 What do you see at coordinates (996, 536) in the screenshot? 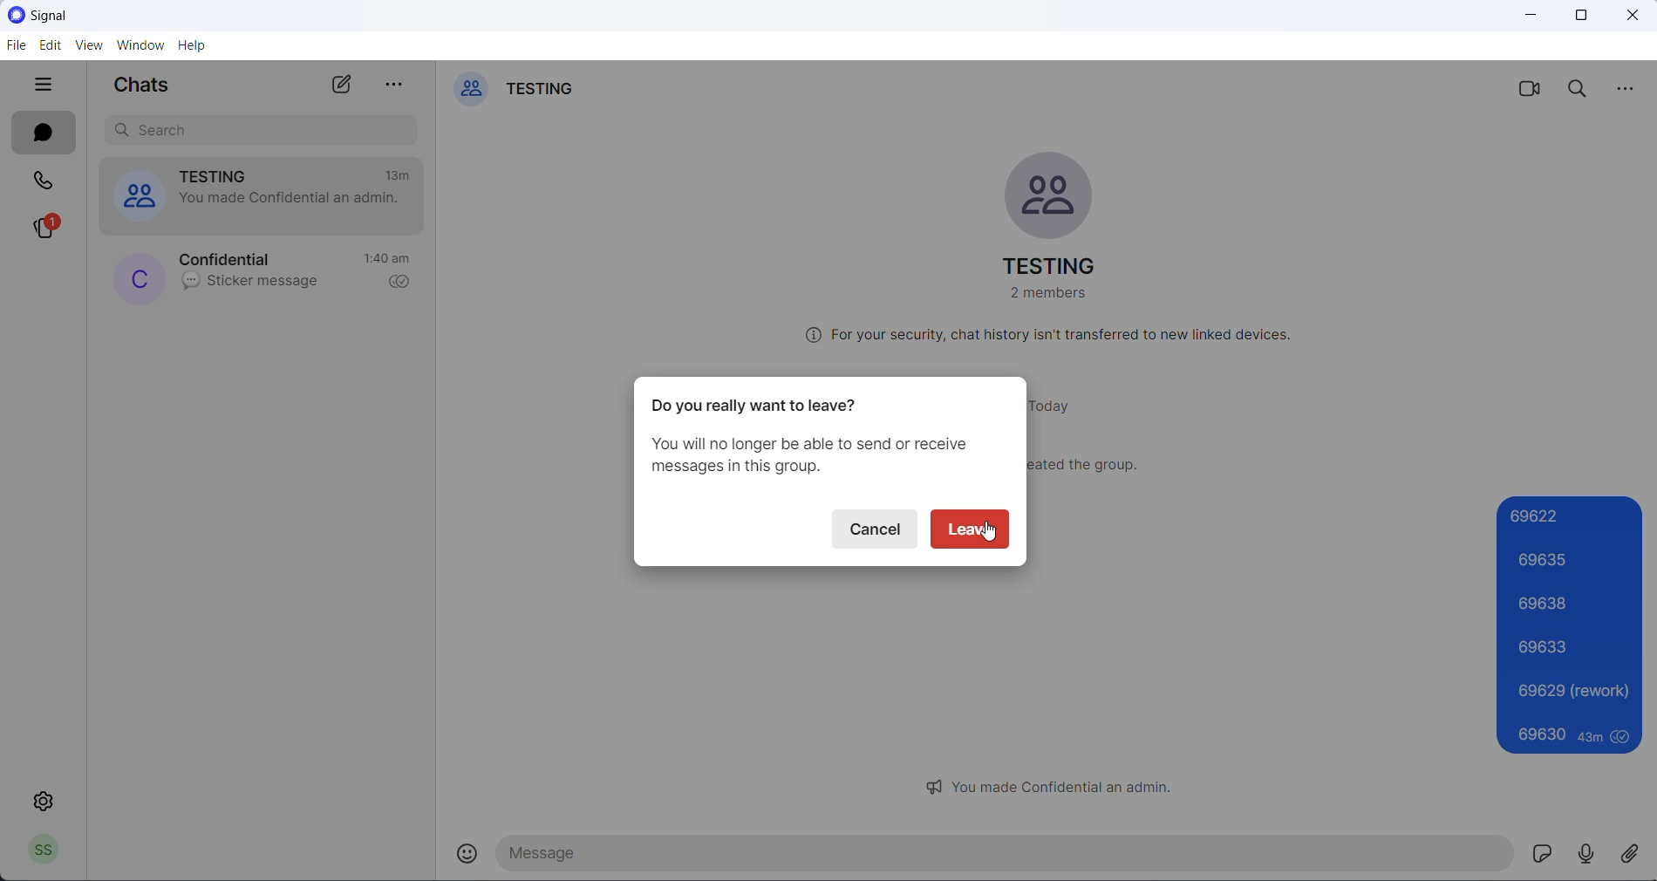
I see `cursor` at bounding box center [996, 536].